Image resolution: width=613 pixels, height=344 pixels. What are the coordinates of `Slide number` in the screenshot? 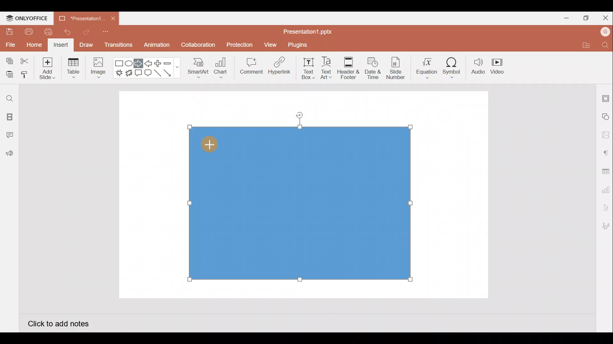 It's located at (395, 68).